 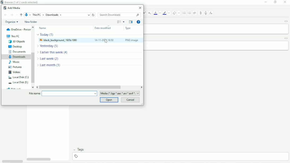 What do you see at coordinates (155, 13) in the screenshot?
I see `Text color` at bounding box center [155, 13].